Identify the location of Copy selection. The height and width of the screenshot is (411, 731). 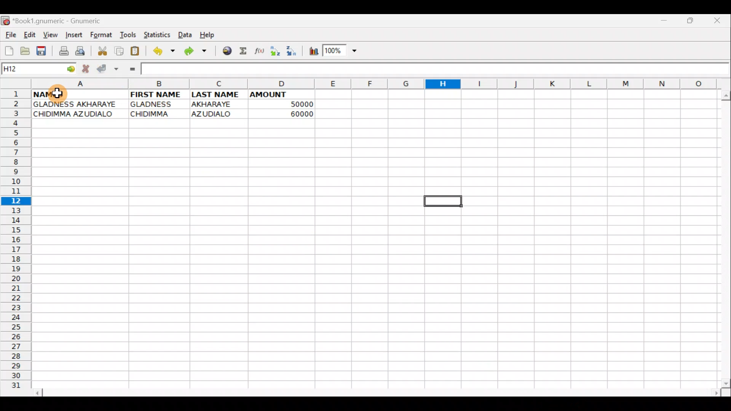
(119, 51).